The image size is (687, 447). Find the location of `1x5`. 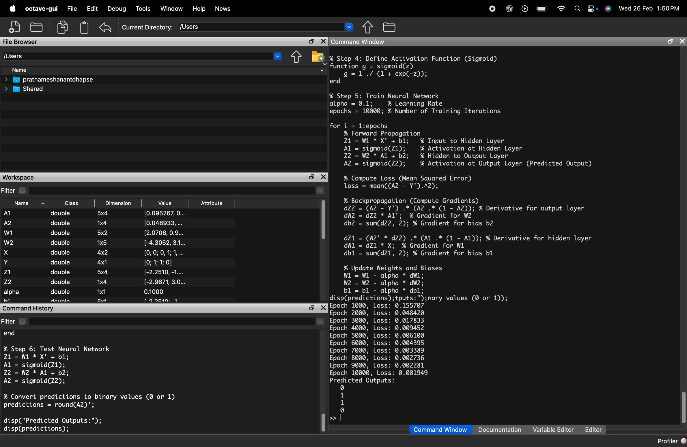

1x5 is located at coordinates (104, 242).